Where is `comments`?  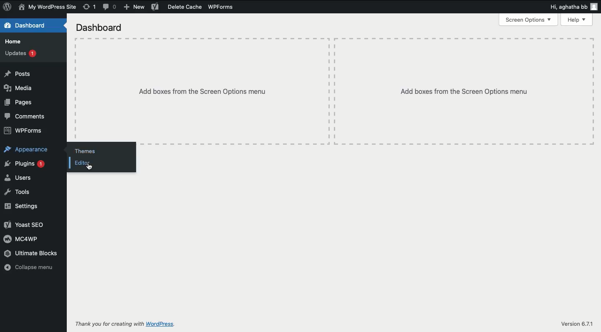
comments is located at coordinates (111, 7).